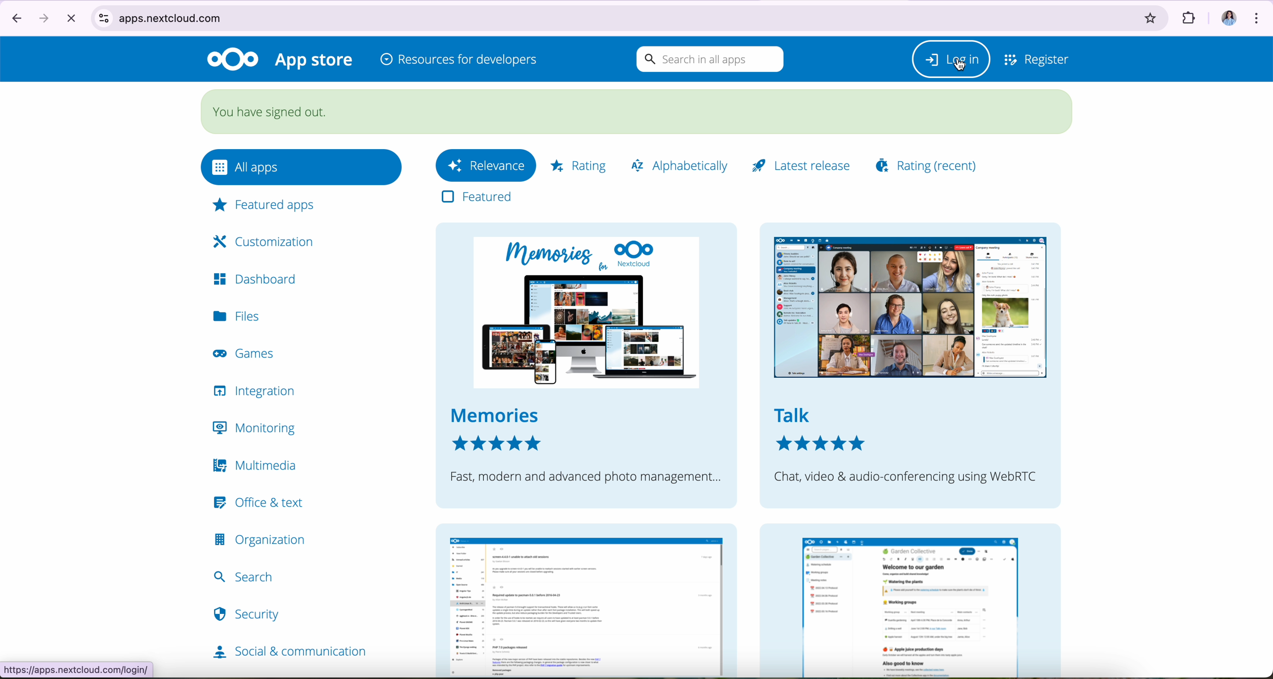  What do you see at coordinates (939, 57) in the screenshot?
I see `Log in button` at bounding box center [939, 57].